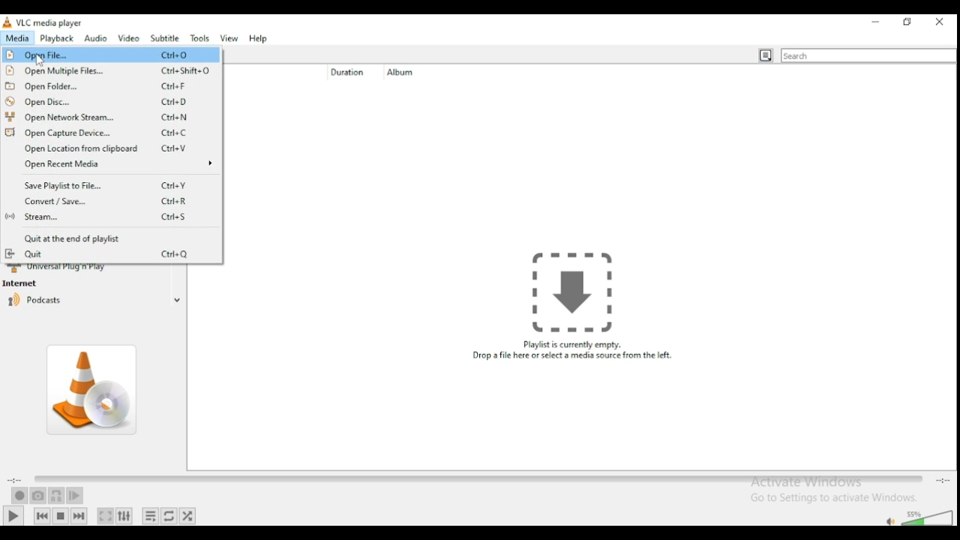 This screenshot has height=540, width=960. Describe the element at coordinates (110, 87) in the screenshot. I see `open folder` at that location.